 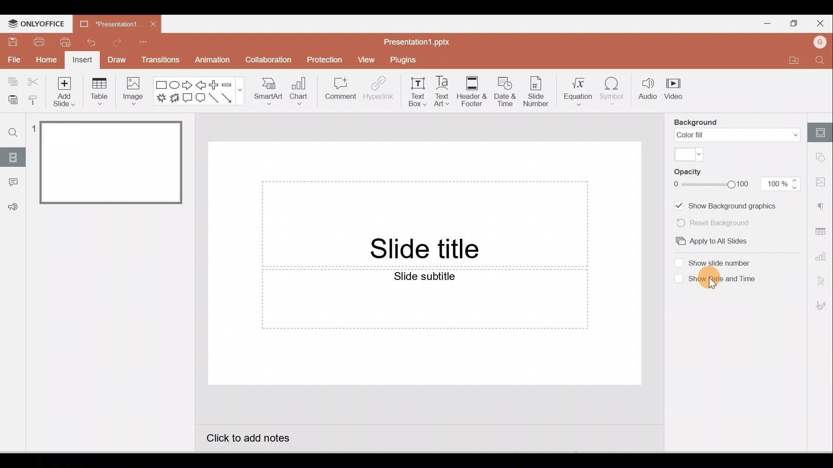 I want to click on Audio, so click(x=647, y=91).